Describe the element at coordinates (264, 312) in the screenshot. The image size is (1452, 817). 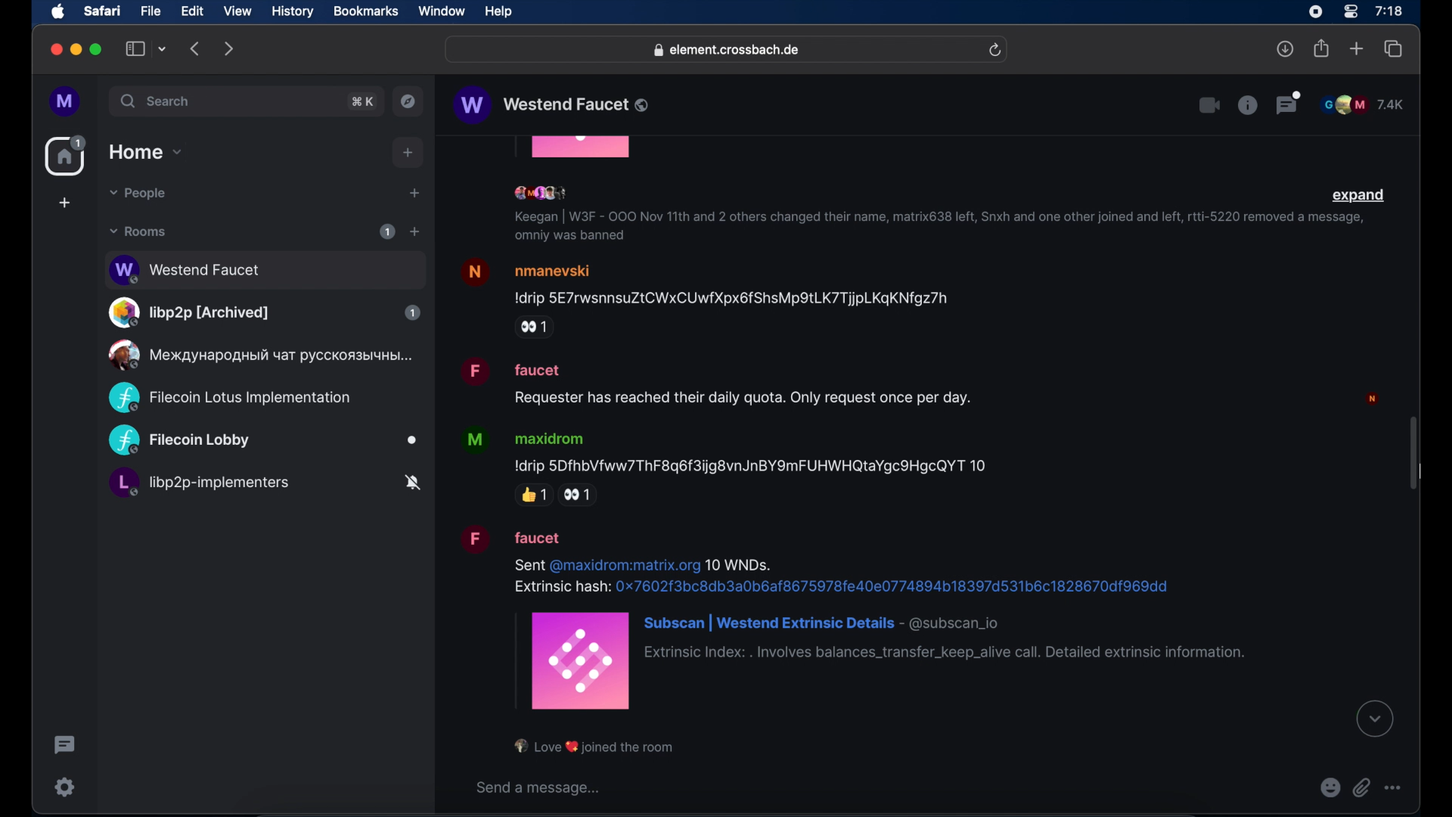
I see `public room` at that location.